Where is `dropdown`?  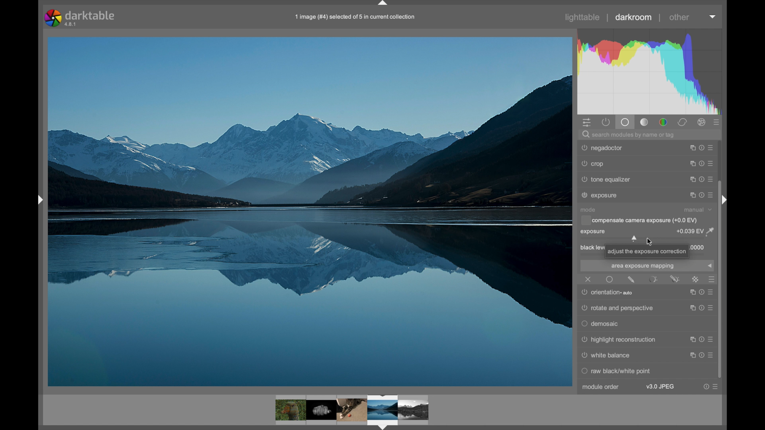 dropdown is located at coordinates (712, 16).